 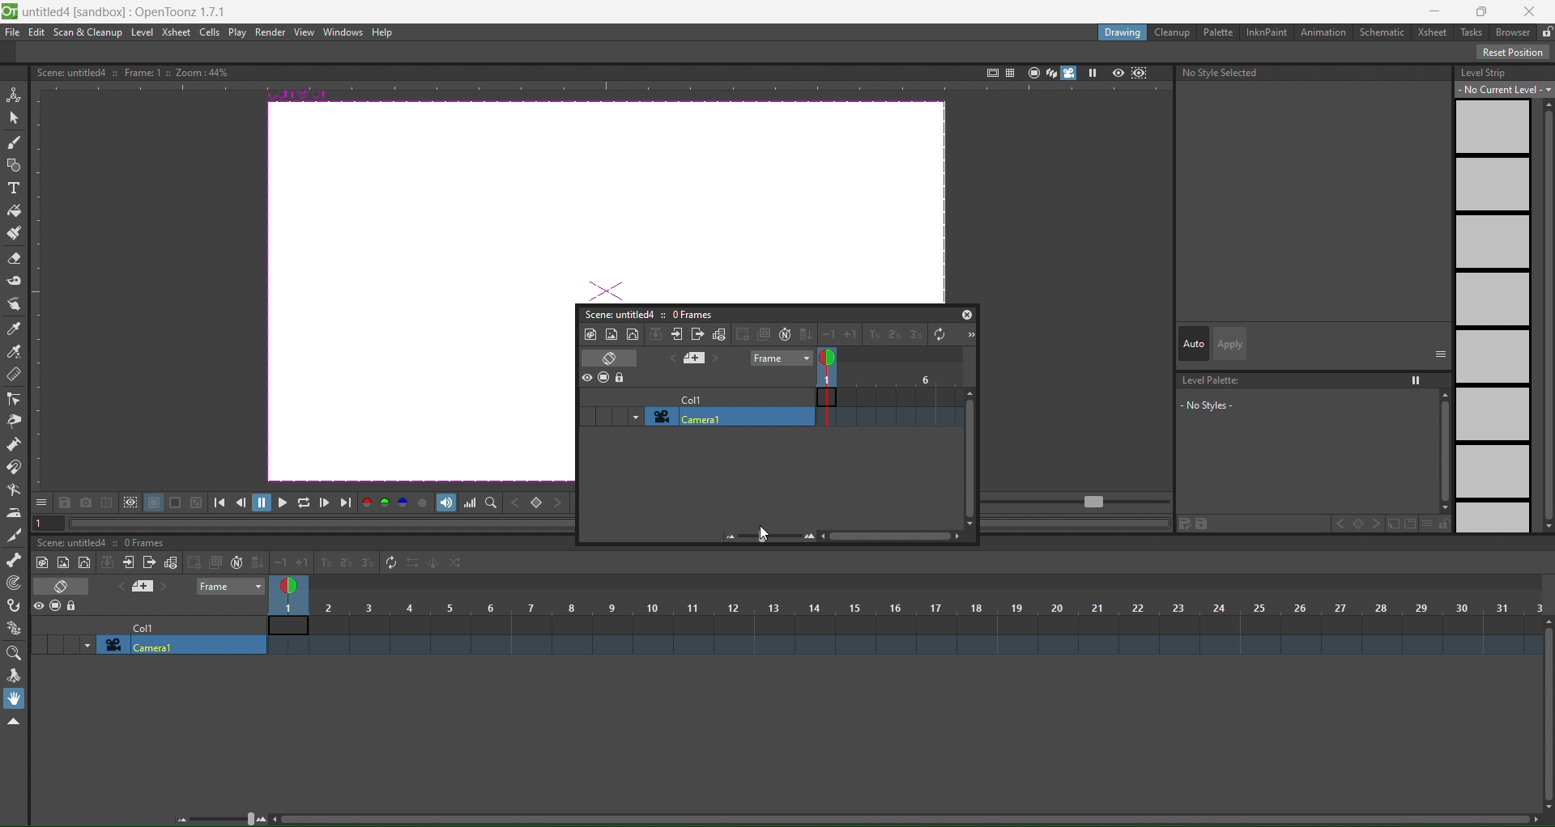 I want to click on increase step, so click(x=871, y=336).